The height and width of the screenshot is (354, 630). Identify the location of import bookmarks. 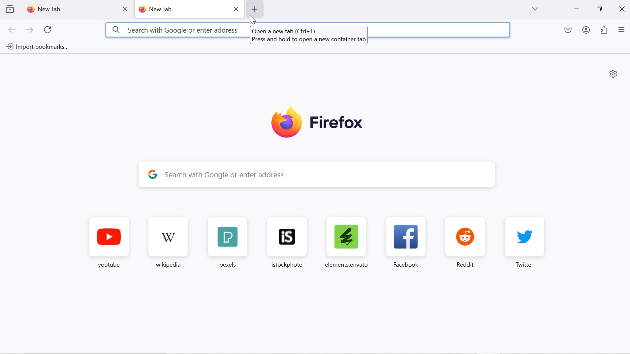
(37, 47).